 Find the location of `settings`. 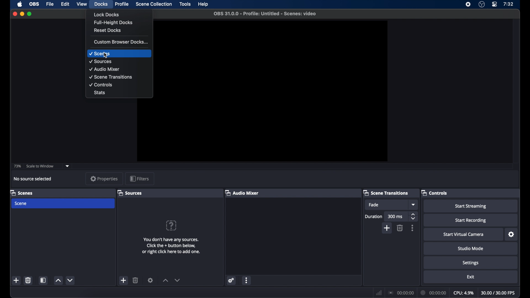

settings is located at coordinates (150, 280).